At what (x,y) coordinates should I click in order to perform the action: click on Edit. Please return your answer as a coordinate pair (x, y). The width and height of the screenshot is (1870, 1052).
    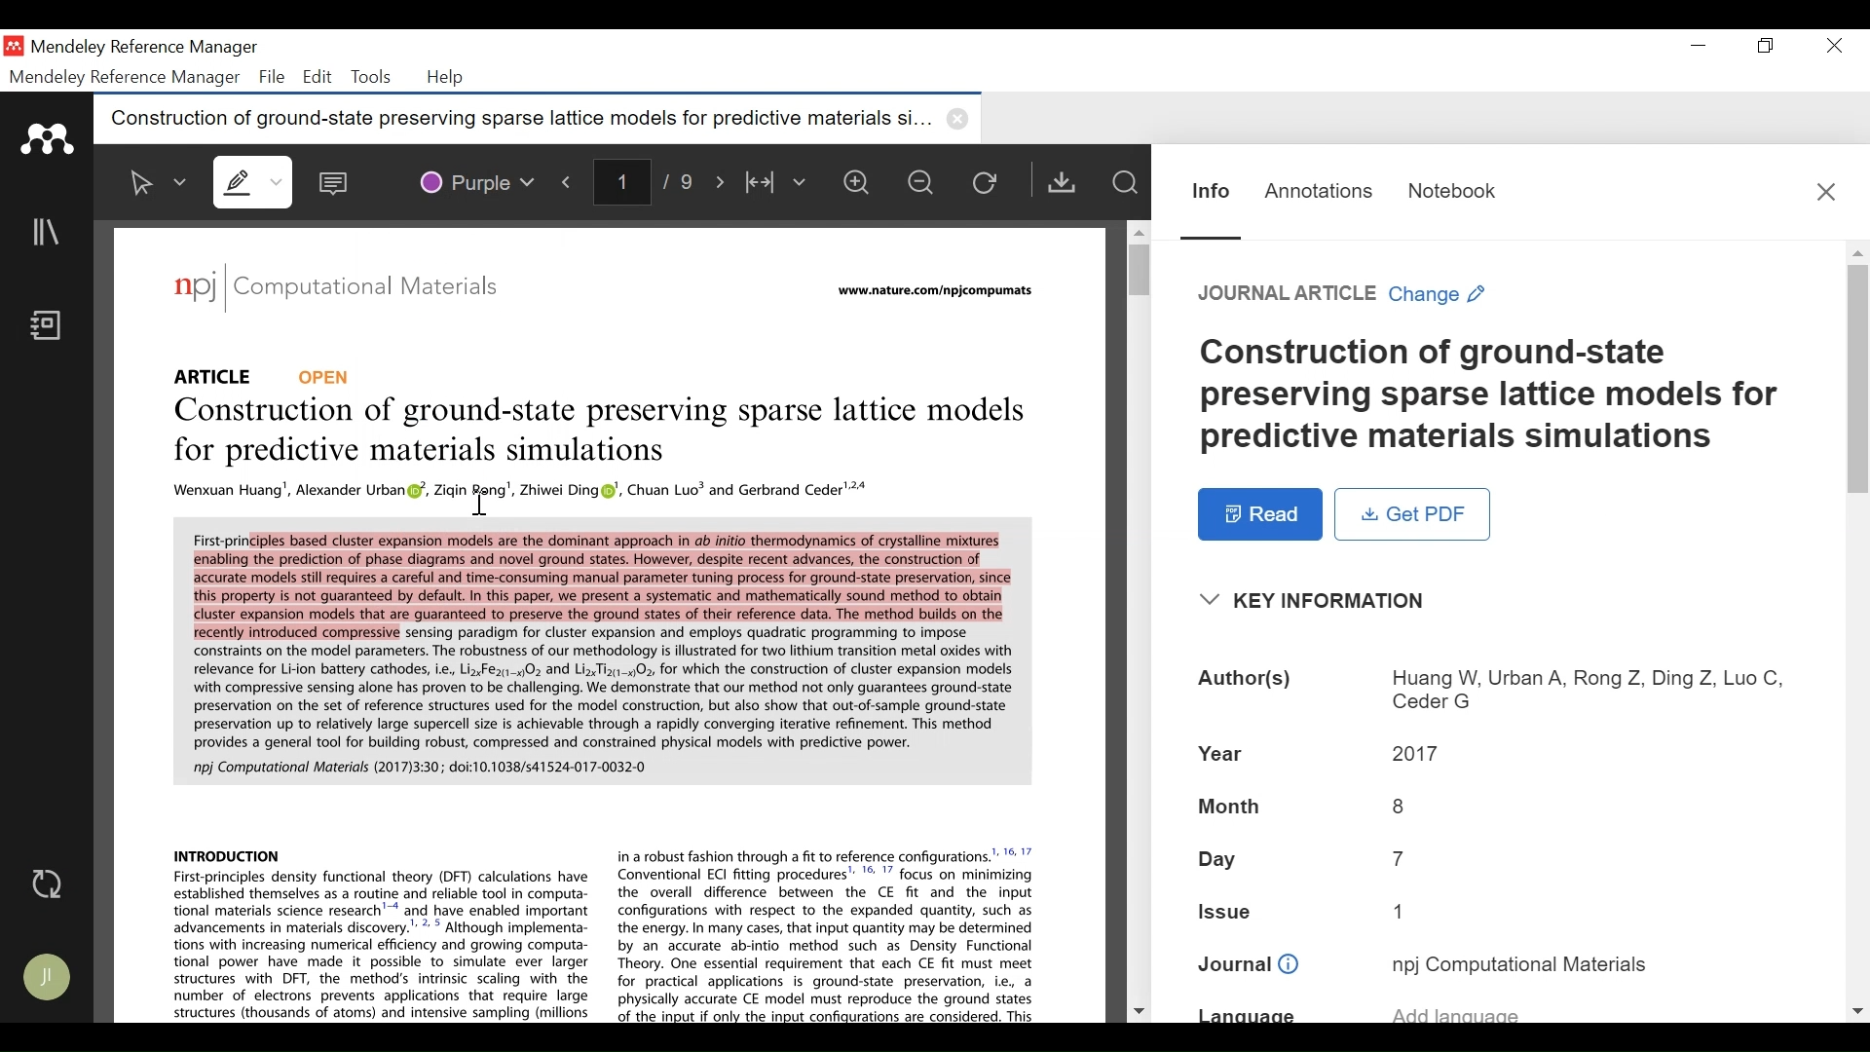
    Looking at the image, I should click on (318, 78).